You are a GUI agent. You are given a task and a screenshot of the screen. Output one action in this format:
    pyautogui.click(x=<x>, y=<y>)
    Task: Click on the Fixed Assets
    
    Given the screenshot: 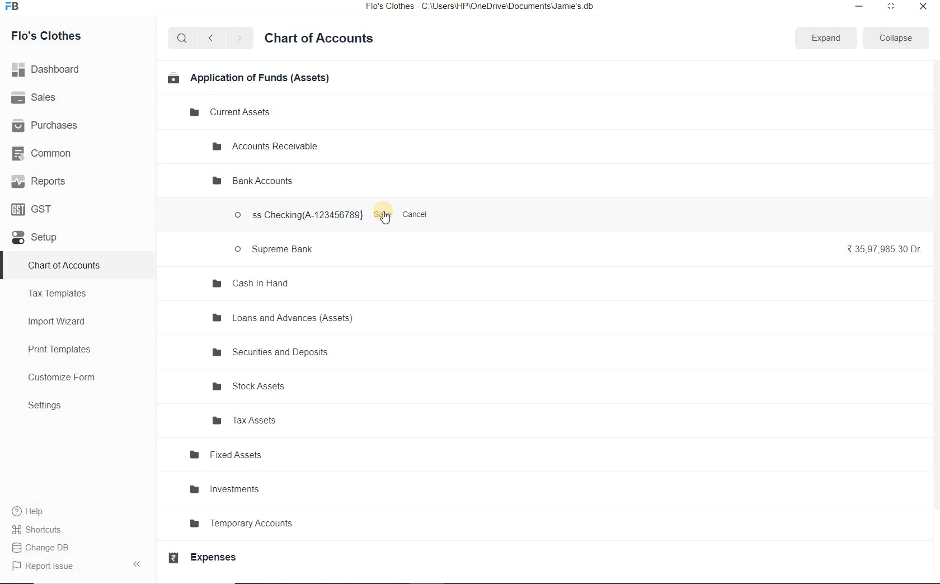 What is the action you would take?
    pyautogui.click(x=240, y=454)
    